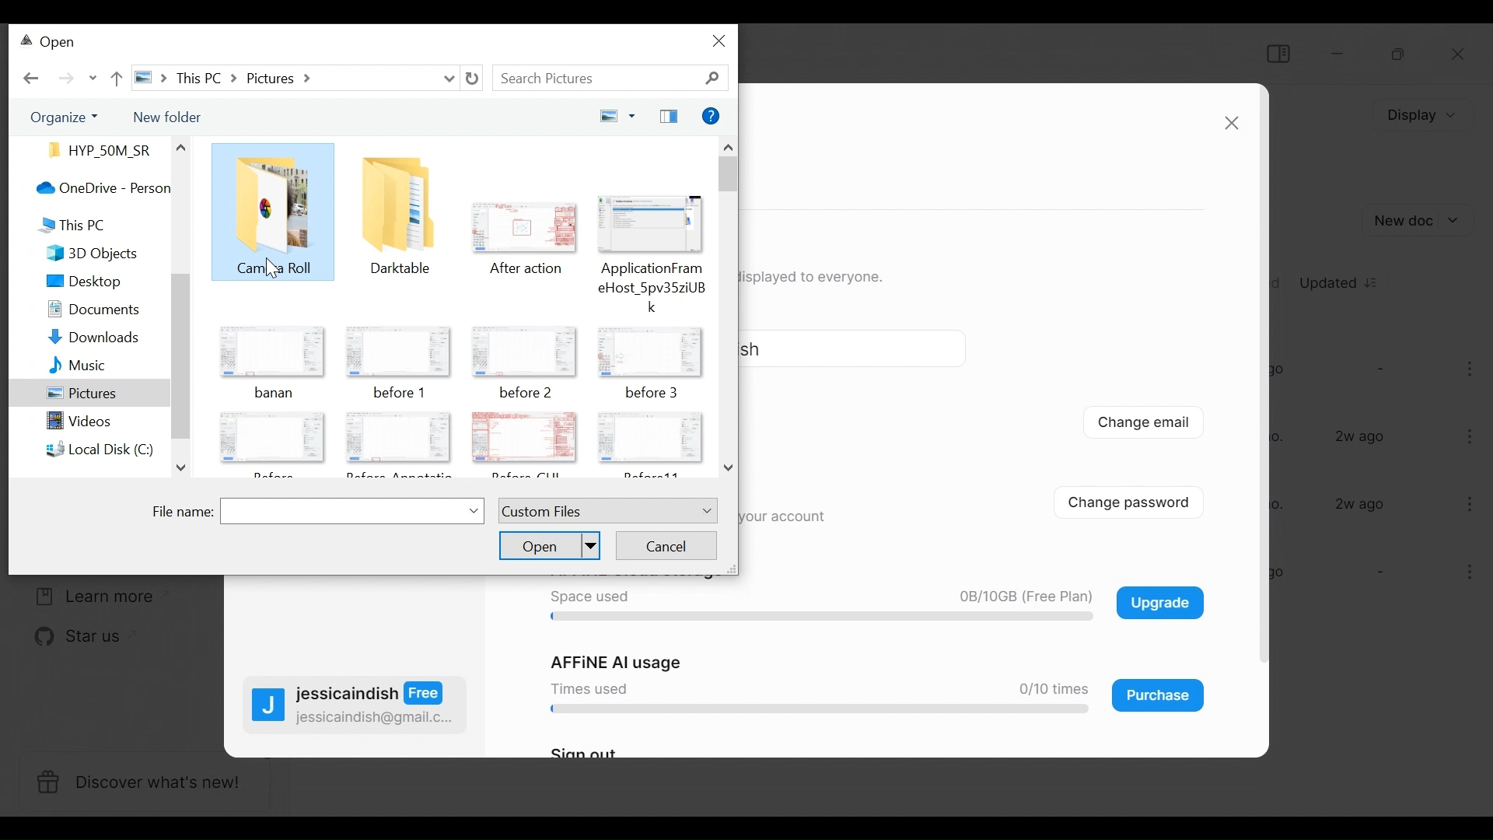  I want to click on more options, so click(1471, 435).